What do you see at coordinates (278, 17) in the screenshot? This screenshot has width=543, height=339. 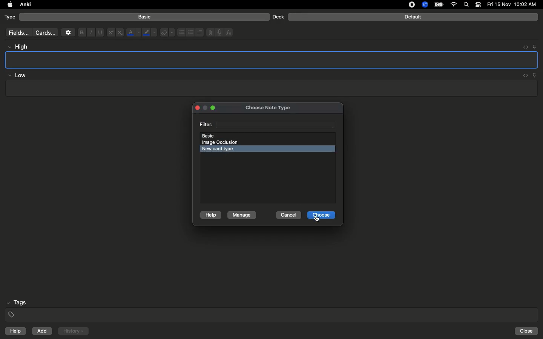 I see `Deck` at bounding box center [278, 17].